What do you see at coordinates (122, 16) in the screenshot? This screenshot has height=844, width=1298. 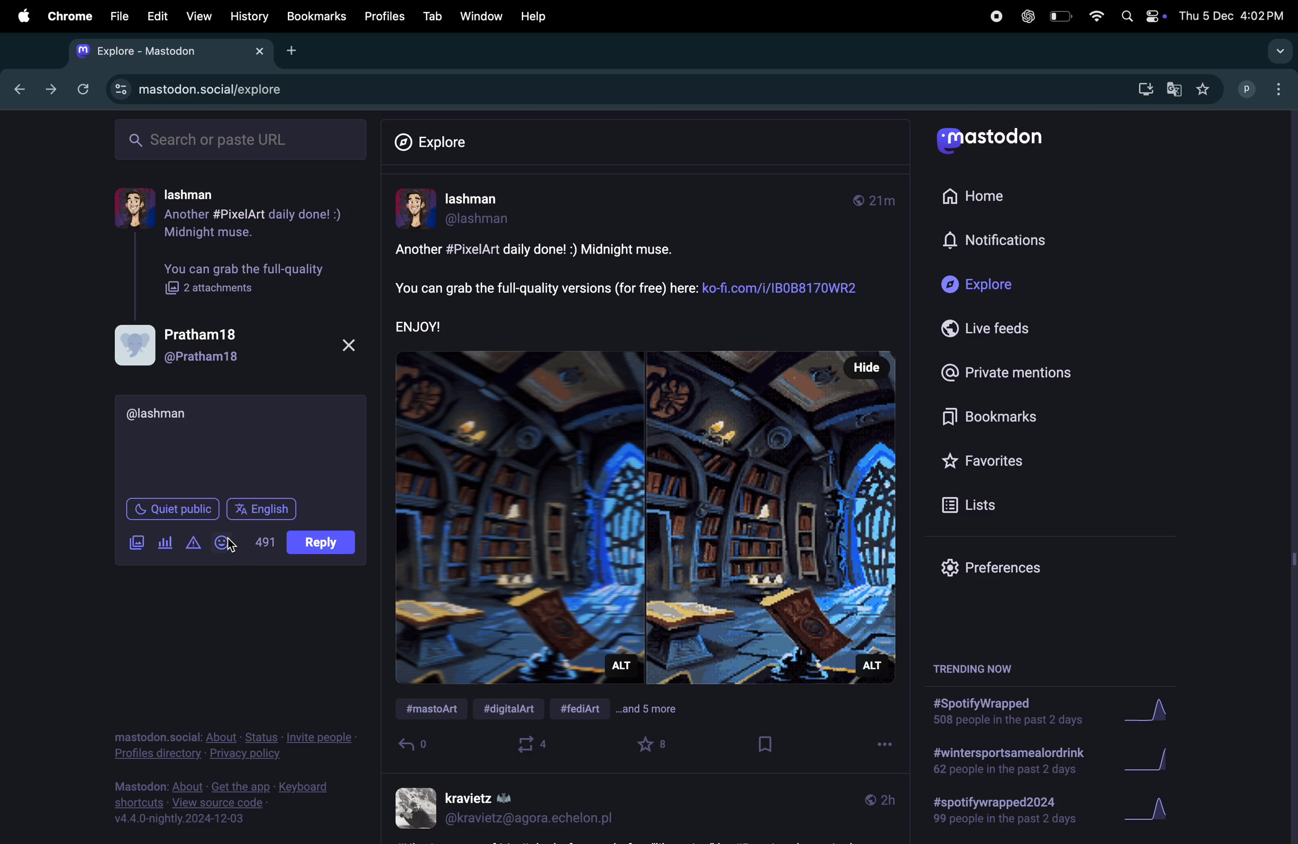 I see `file` at bounding box center [122, 16].